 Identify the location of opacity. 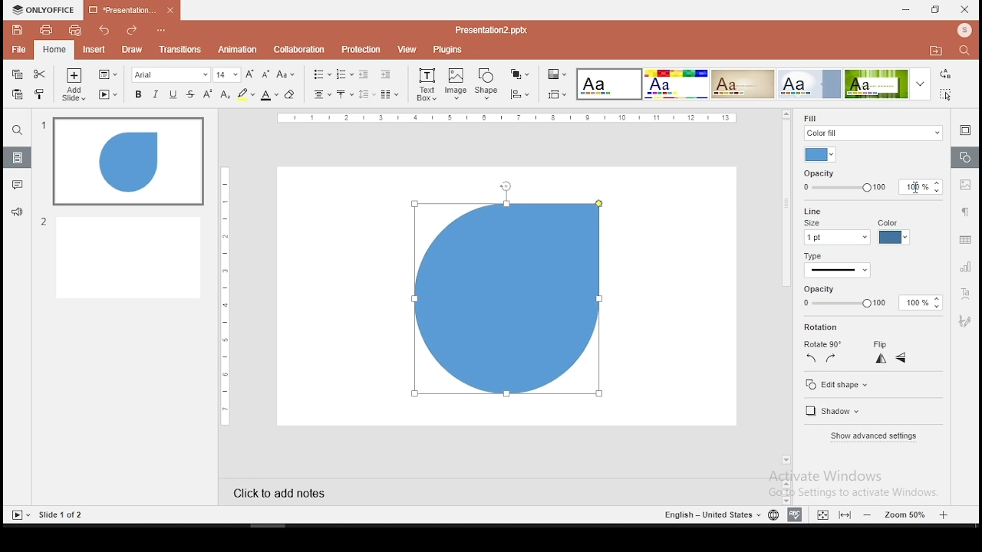
(872, 182).